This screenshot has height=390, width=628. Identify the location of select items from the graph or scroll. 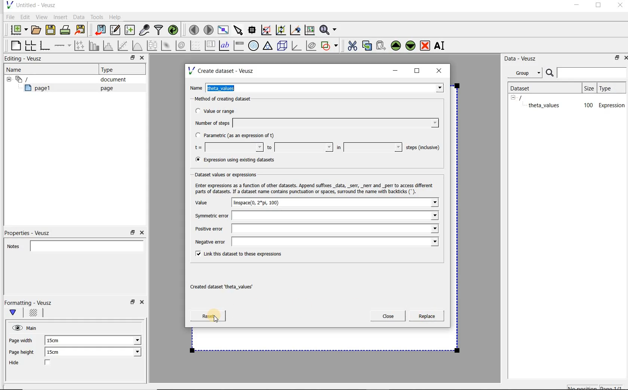
(238, 29).